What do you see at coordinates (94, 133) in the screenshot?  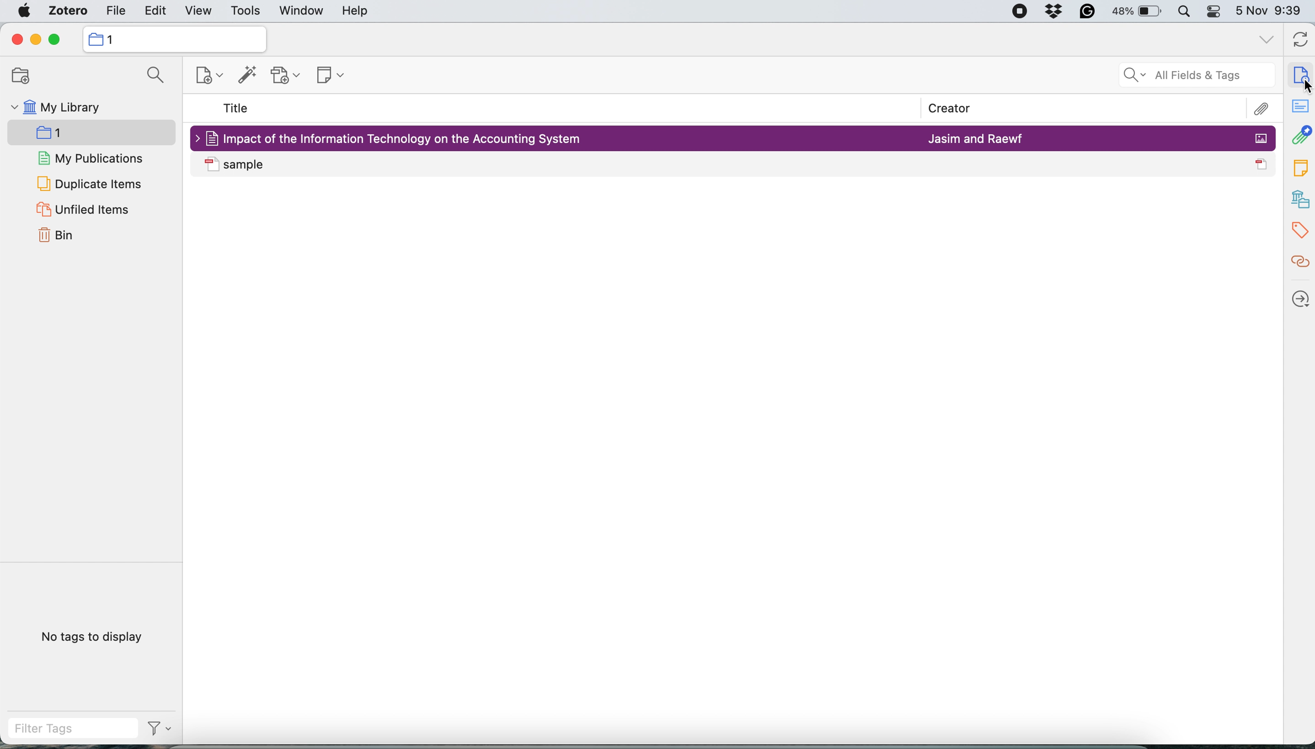 I see `1` at bounding box center [94, 133].